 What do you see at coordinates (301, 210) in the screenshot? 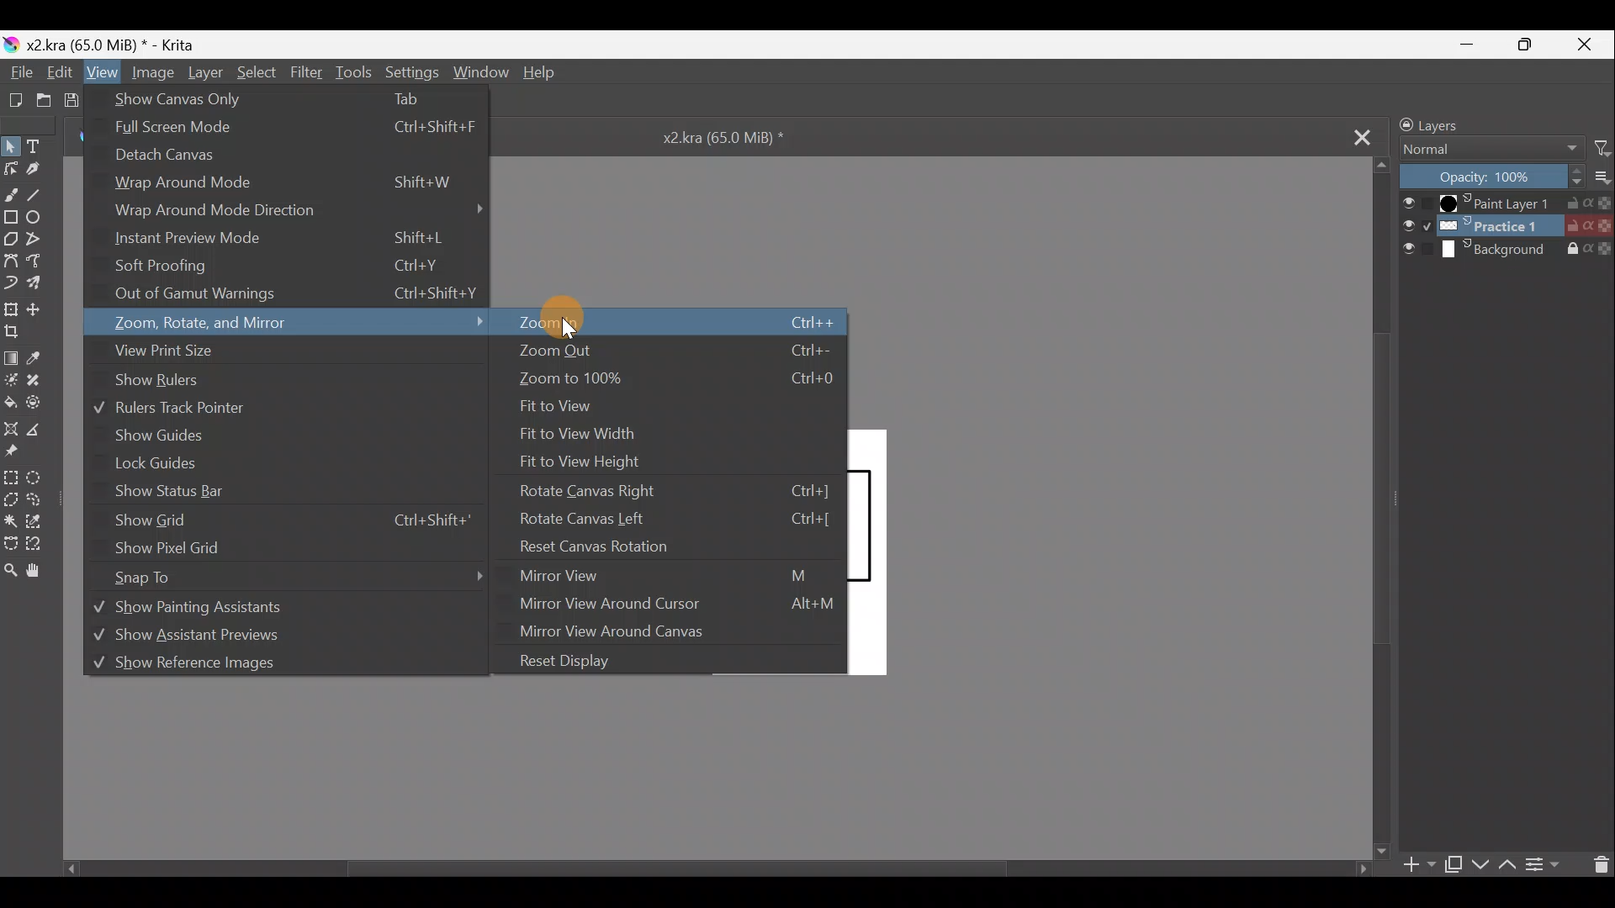
I see `Wrap around mode direction` at bounding box center [301, 210].